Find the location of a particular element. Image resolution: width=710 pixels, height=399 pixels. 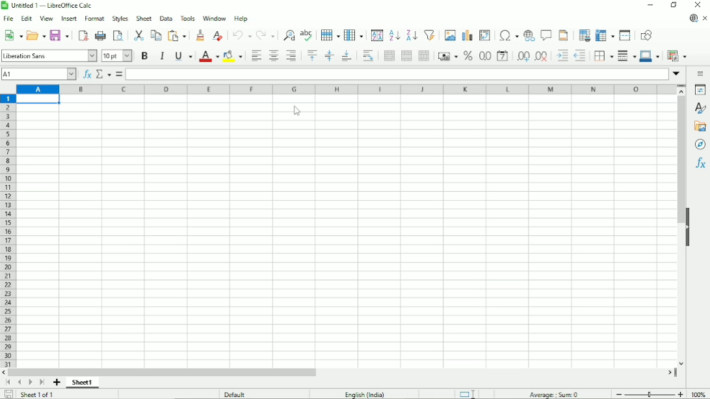

Align center is located at coordinates (273, 57).